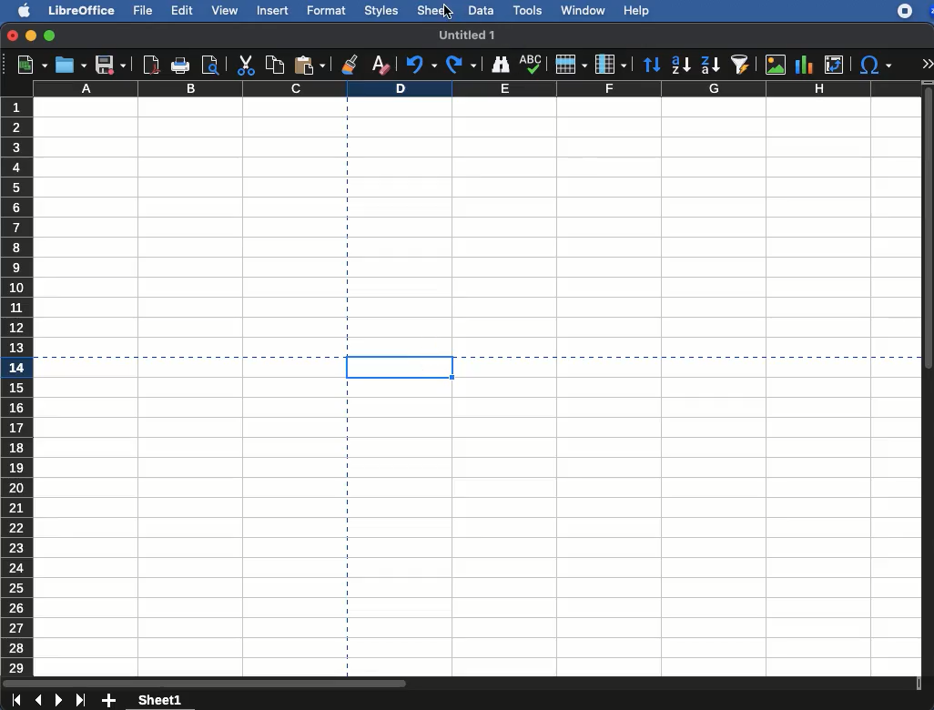 The image size is (934, 710). What do you see at coordinates (15, 701) in the screenshot?
I see `last sheet` at bounding box center [15, 701].